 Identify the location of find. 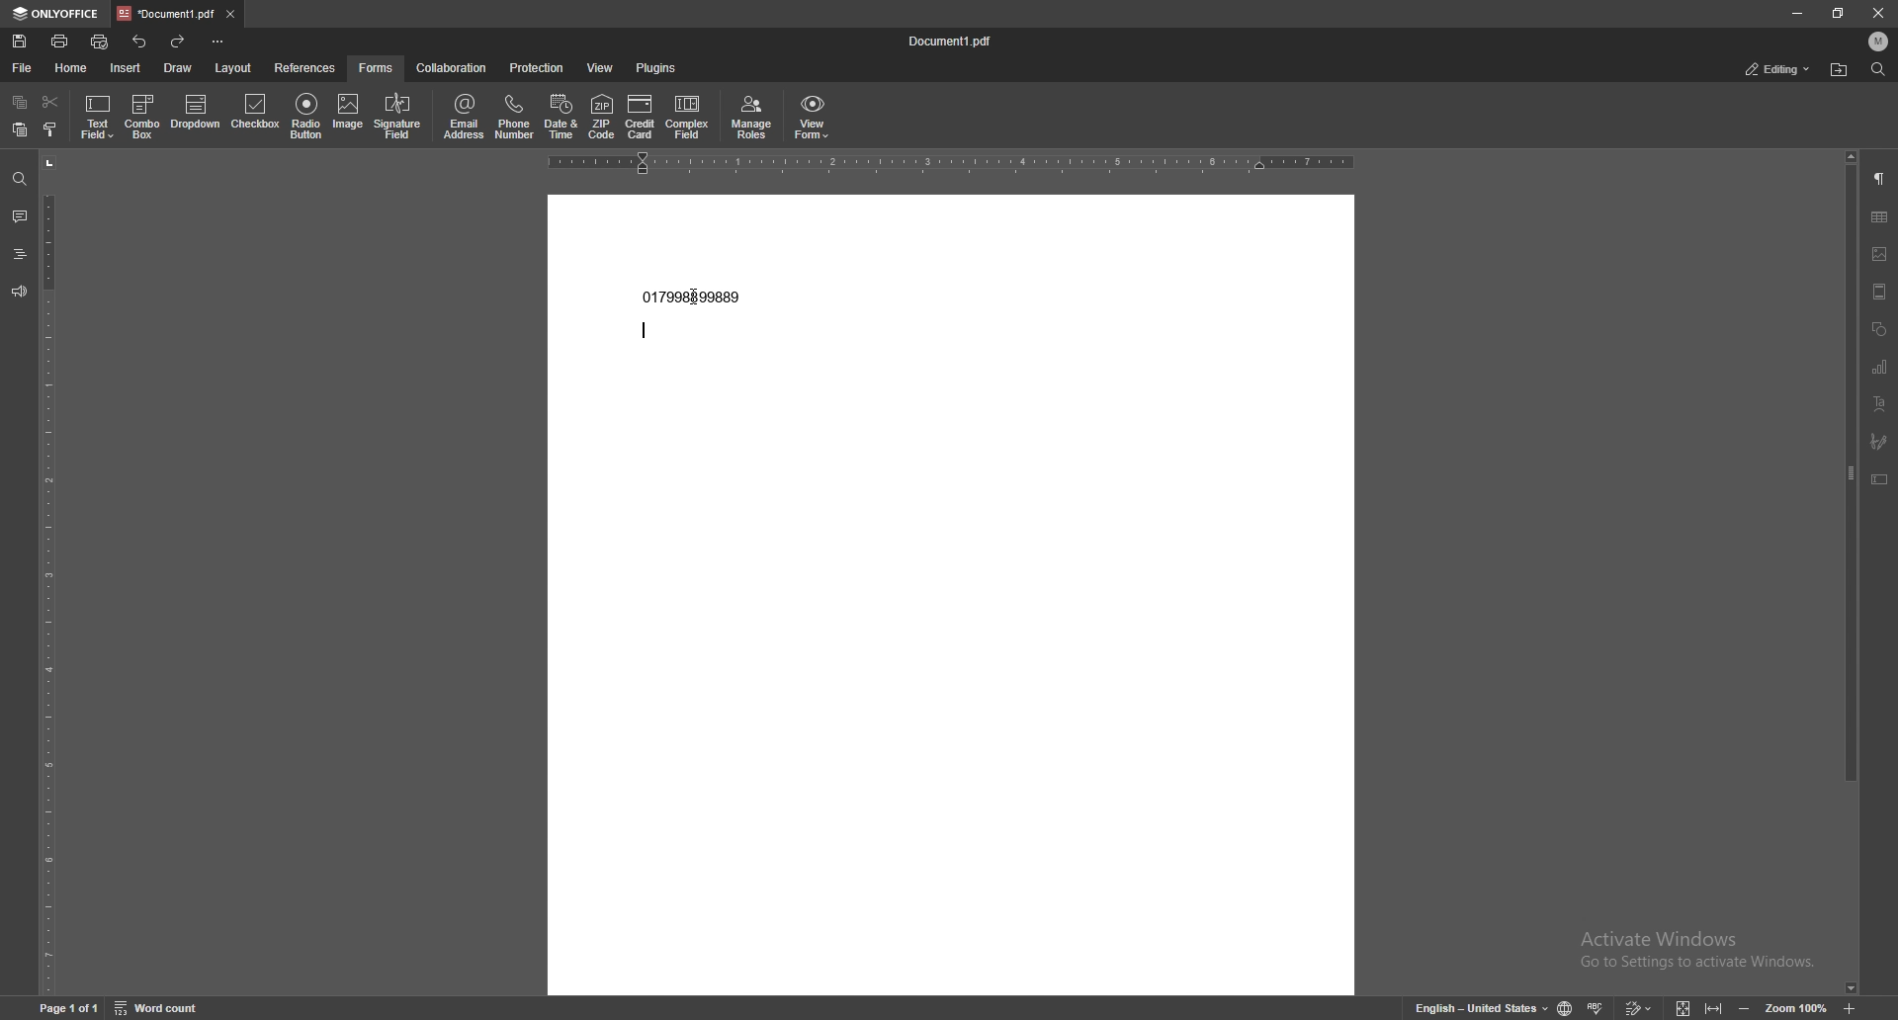
(19, 180).